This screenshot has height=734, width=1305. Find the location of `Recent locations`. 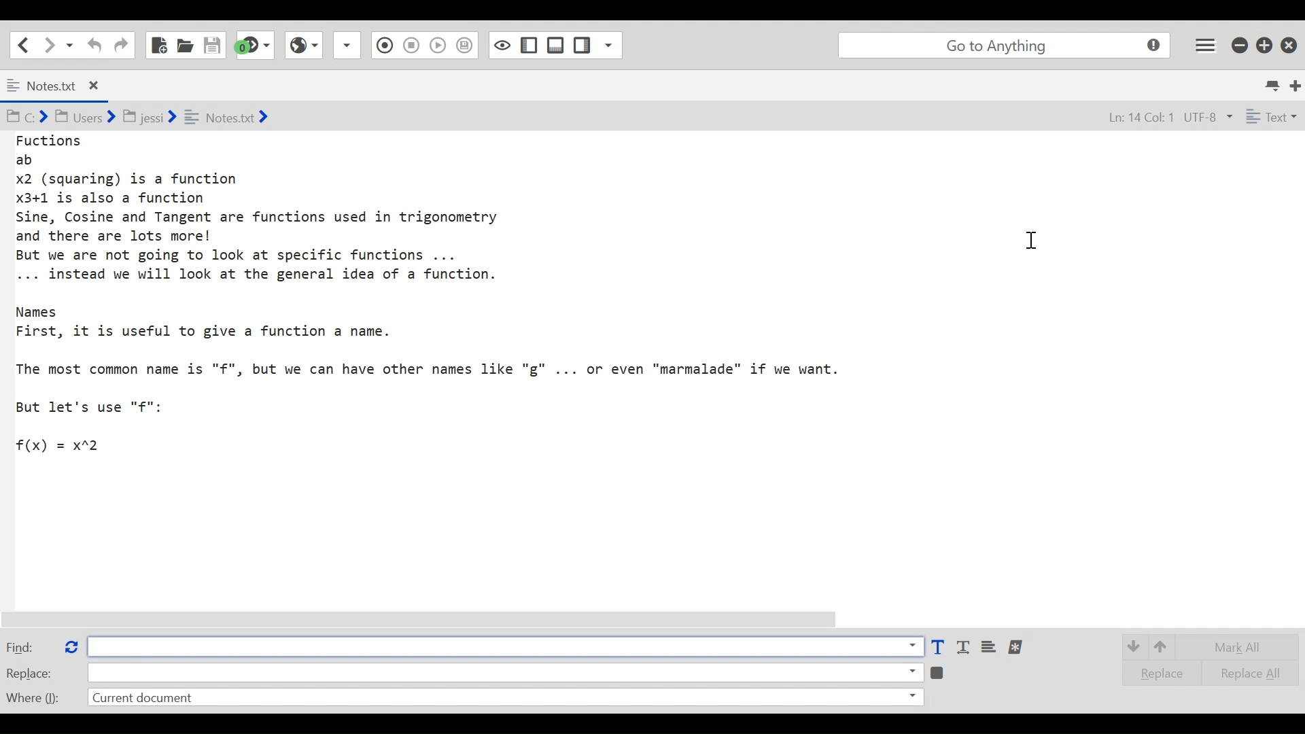

Recent locations is located at coordinates (70, 44).